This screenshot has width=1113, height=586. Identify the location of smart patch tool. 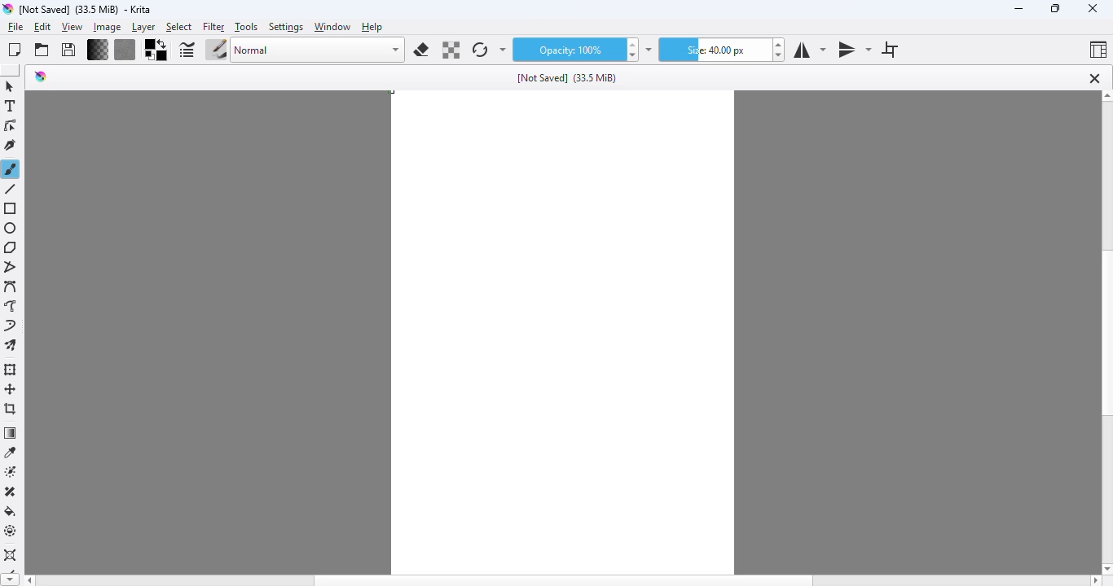
(11, 492).